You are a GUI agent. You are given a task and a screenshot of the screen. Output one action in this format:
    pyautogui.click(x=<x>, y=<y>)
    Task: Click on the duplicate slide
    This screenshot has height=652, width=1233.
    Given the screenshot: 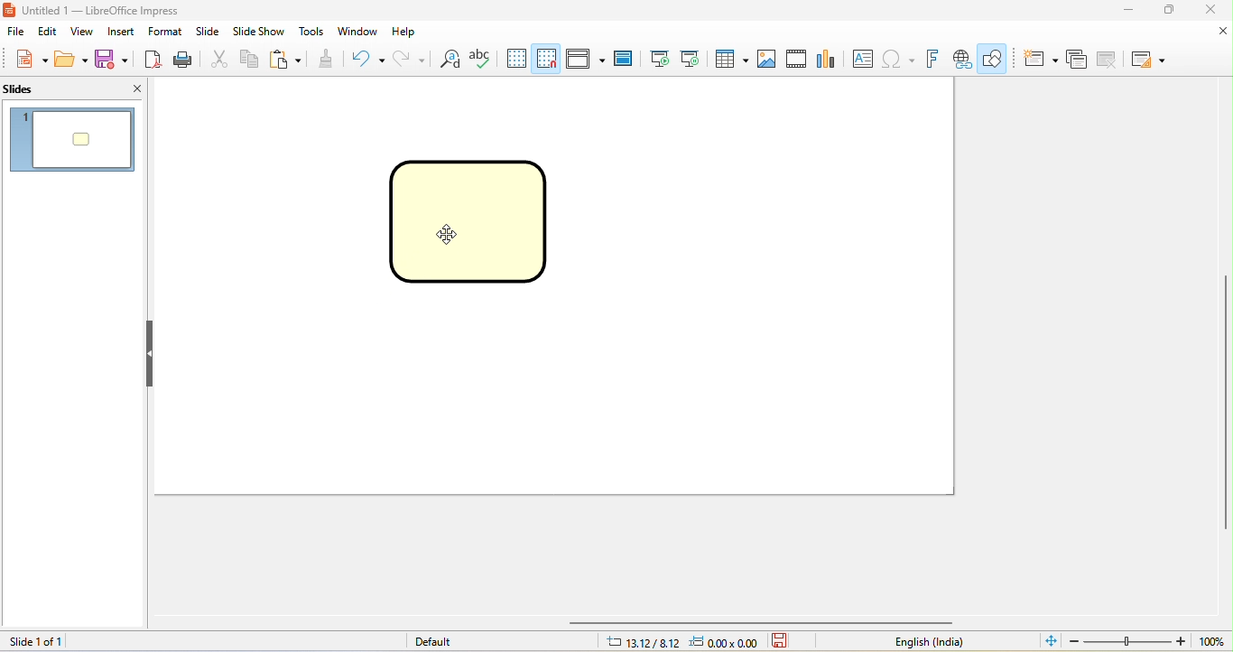 What is the action you would take?
    pyautogui.click(x=1079, y=59)
    